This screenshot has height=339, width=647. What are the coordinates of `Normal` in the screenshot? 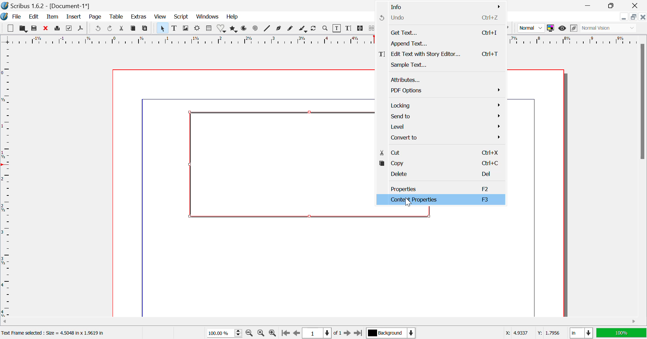 It's located at (531, 29).